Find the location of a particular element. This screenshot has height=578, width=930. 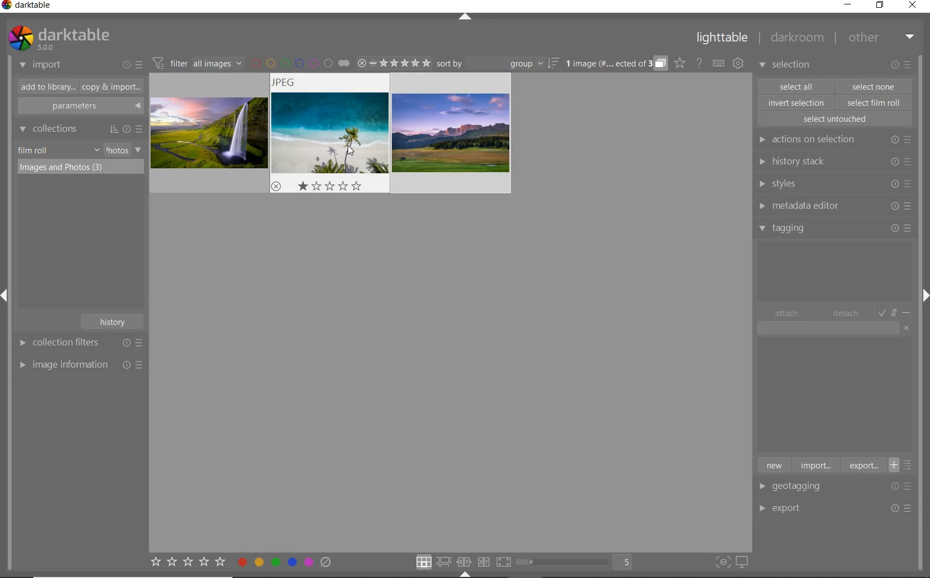

Options is located at coordinates (902, 509).